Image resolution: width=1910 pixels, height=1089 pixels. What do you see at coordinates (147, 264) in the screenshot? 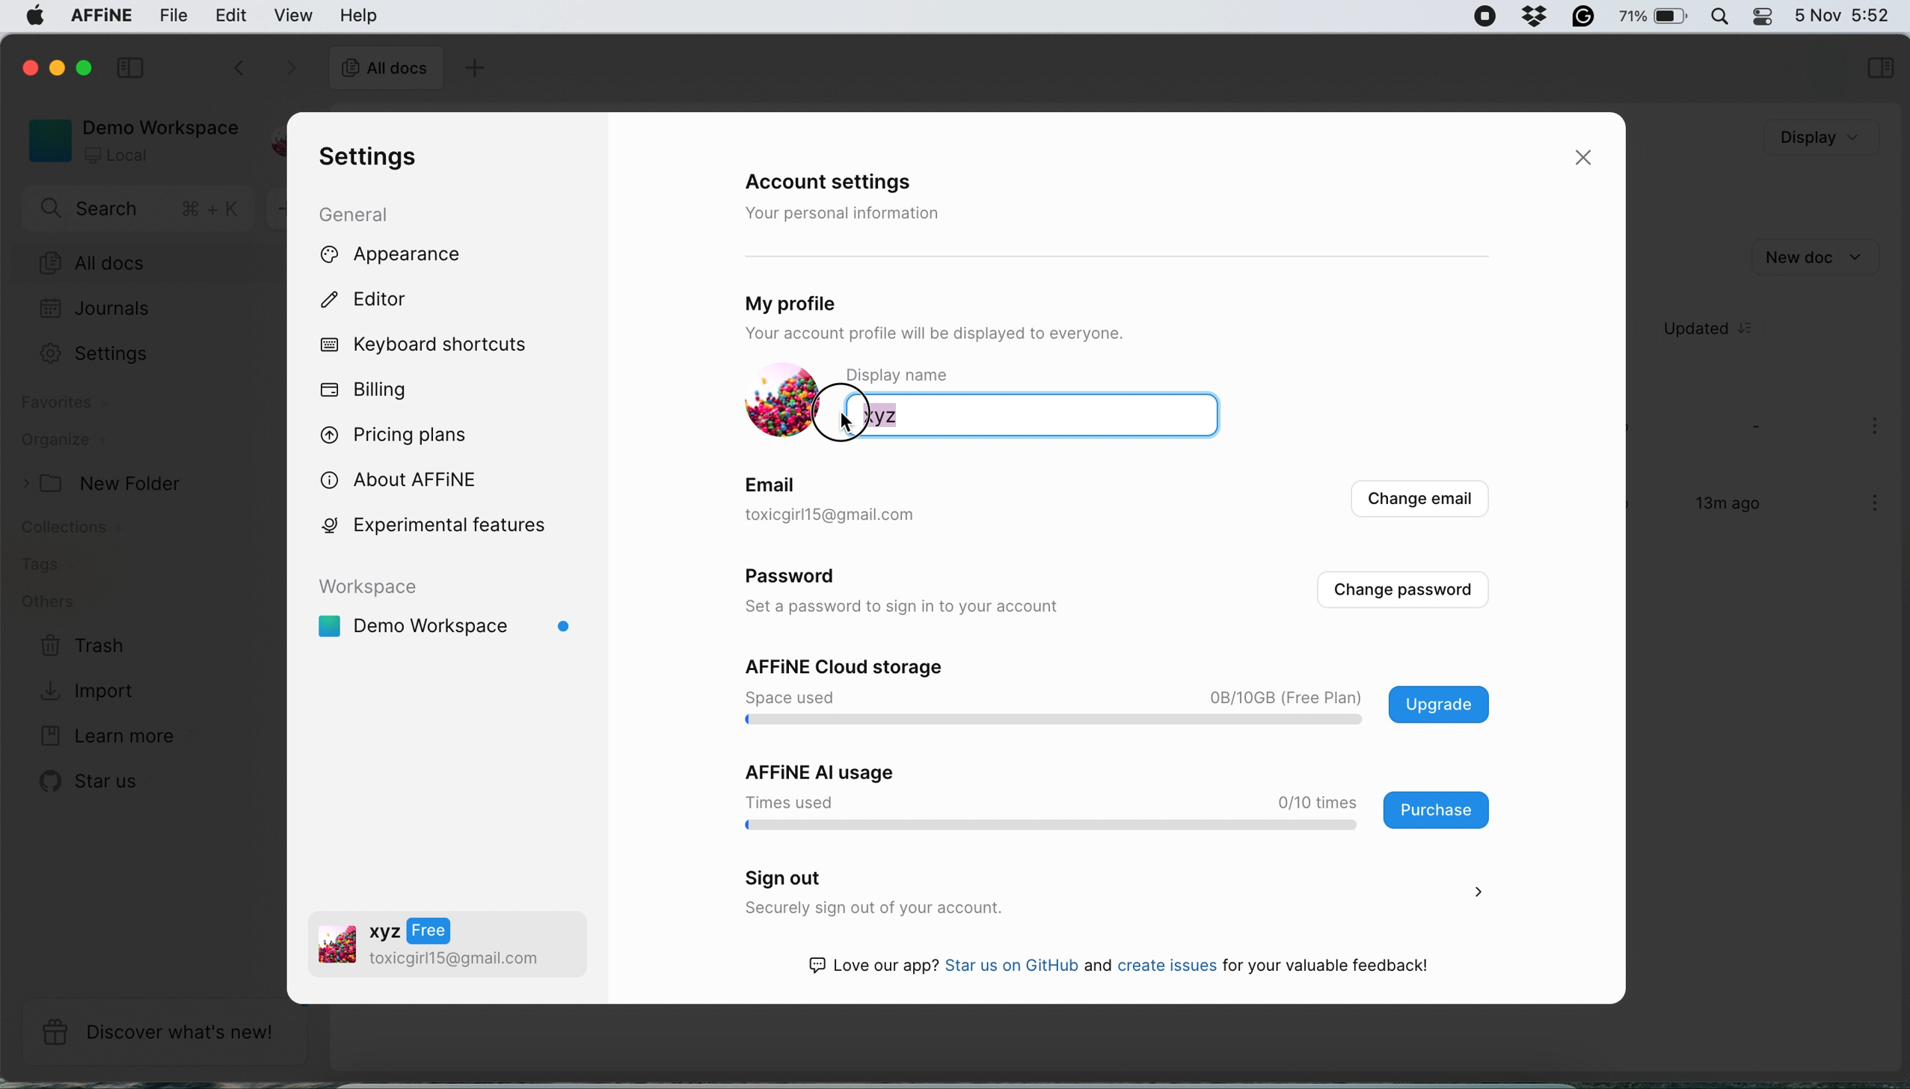
I see `all docs` at bounding box center [147, 264].